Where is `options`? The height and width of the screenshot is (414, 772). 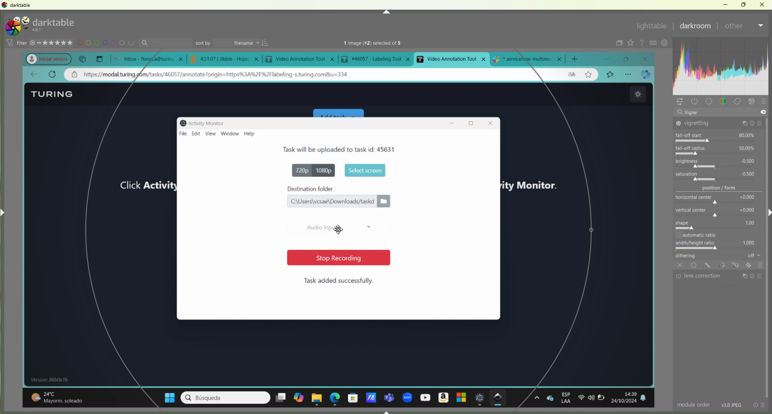
options is located at coordinates (629, 74).